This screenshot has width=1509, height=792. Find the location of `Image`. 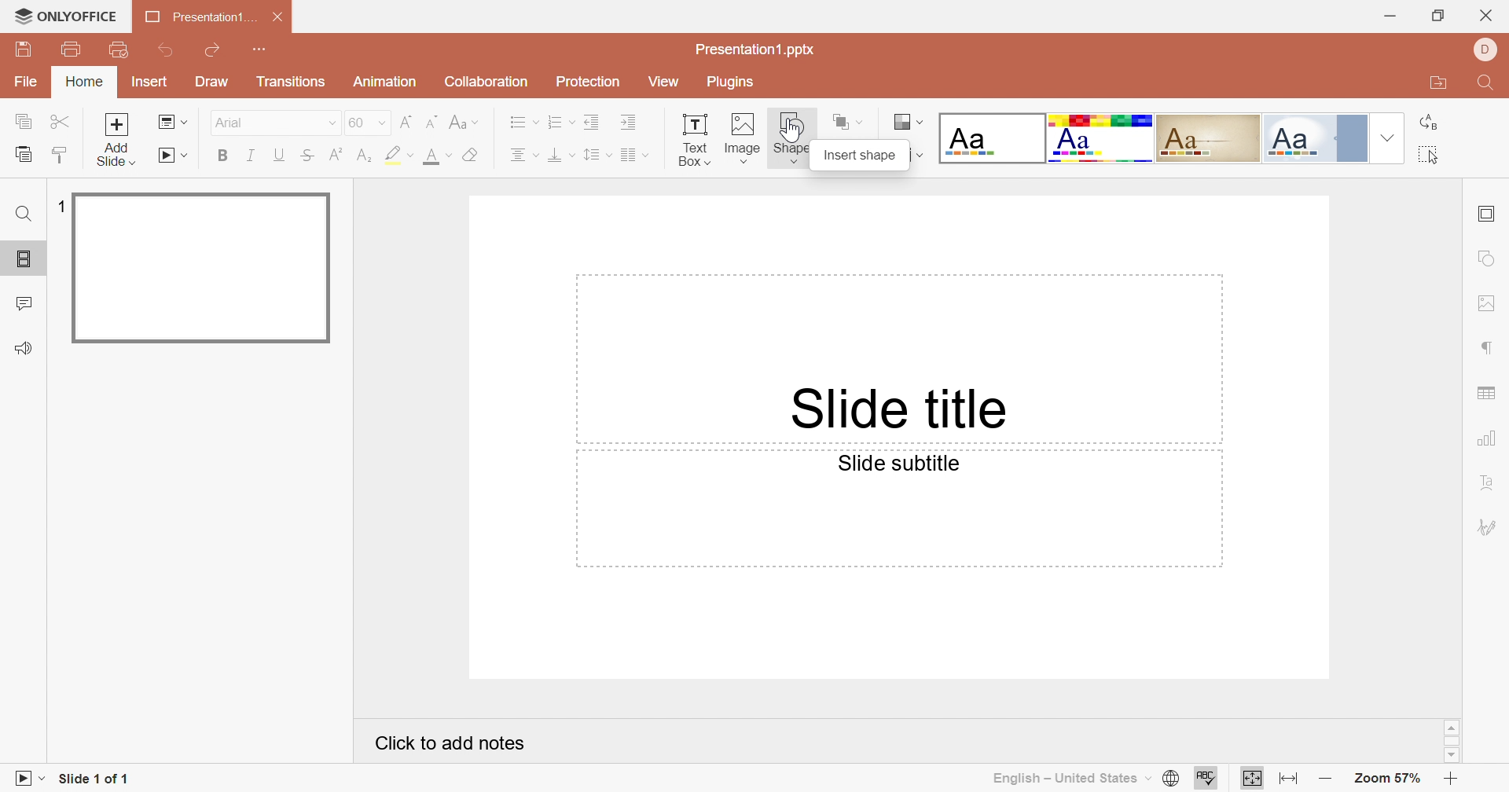

Image is located at coordinates (740, 138).